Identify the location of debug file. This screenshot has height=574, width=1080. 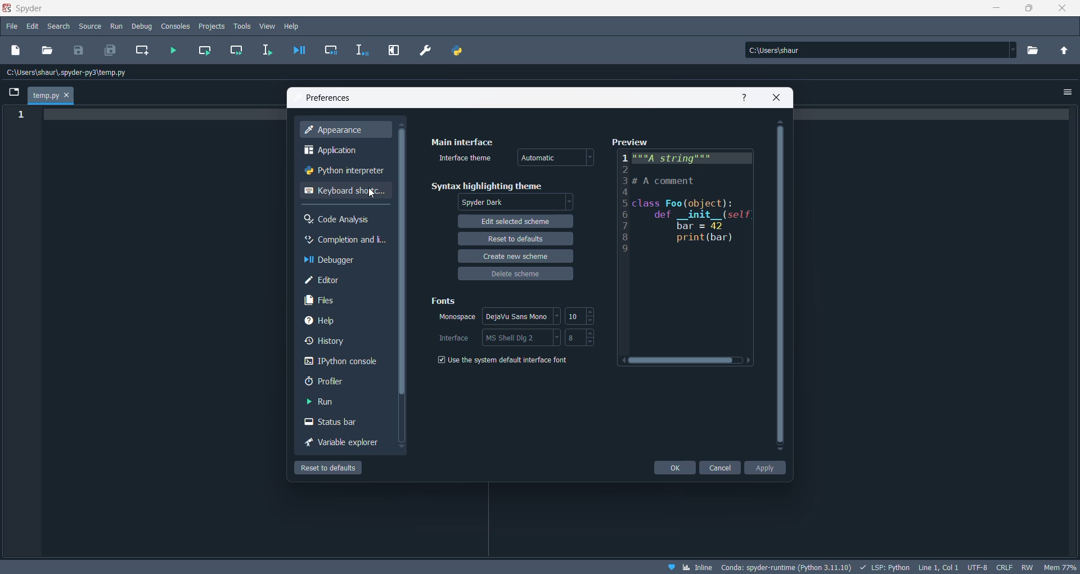
(298, 50).